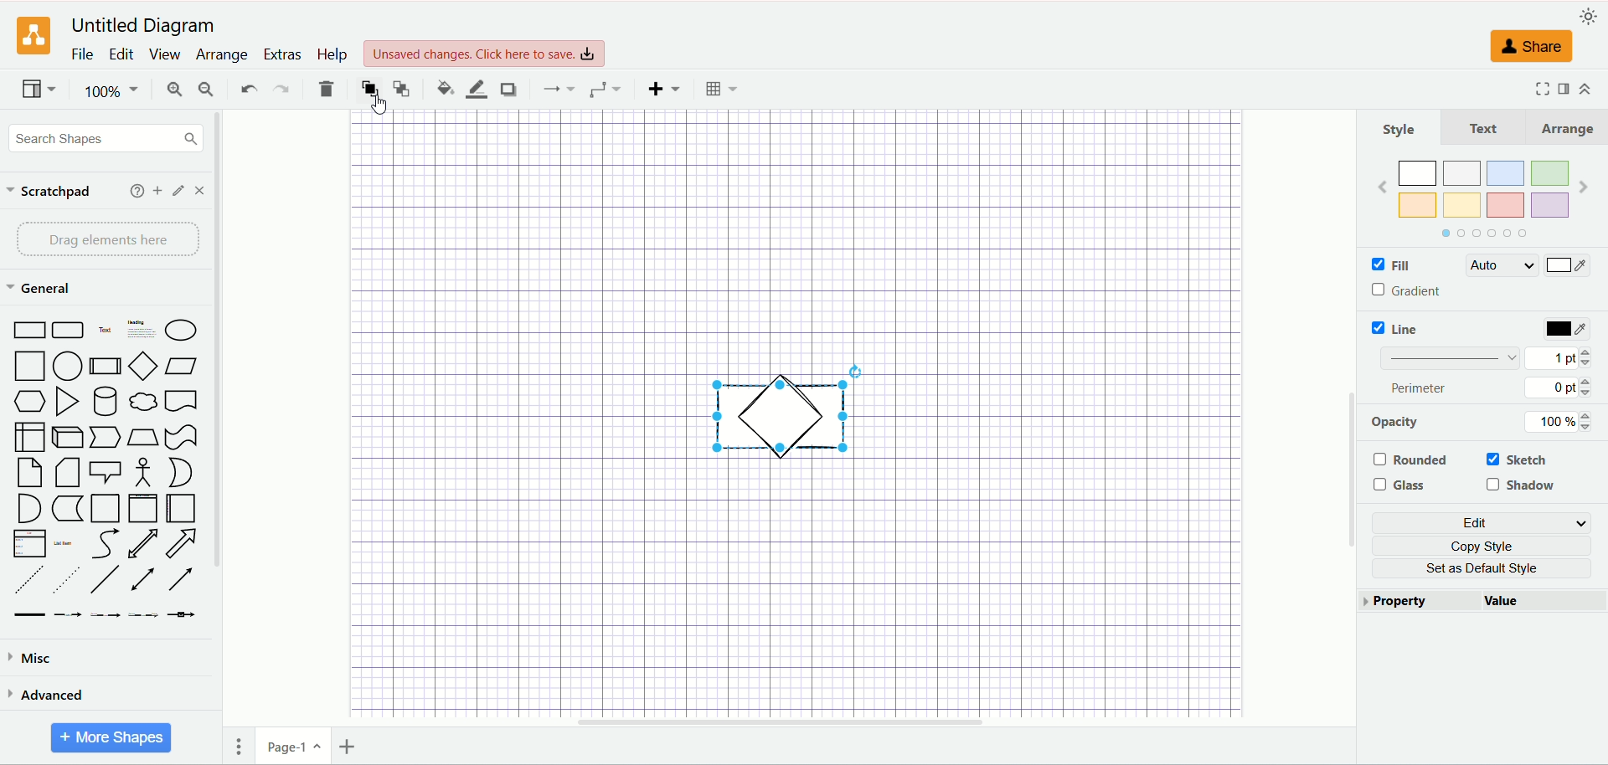 This screenshot has width=1608, height=765. I want to click on 0 pt, so click(1561, 388).